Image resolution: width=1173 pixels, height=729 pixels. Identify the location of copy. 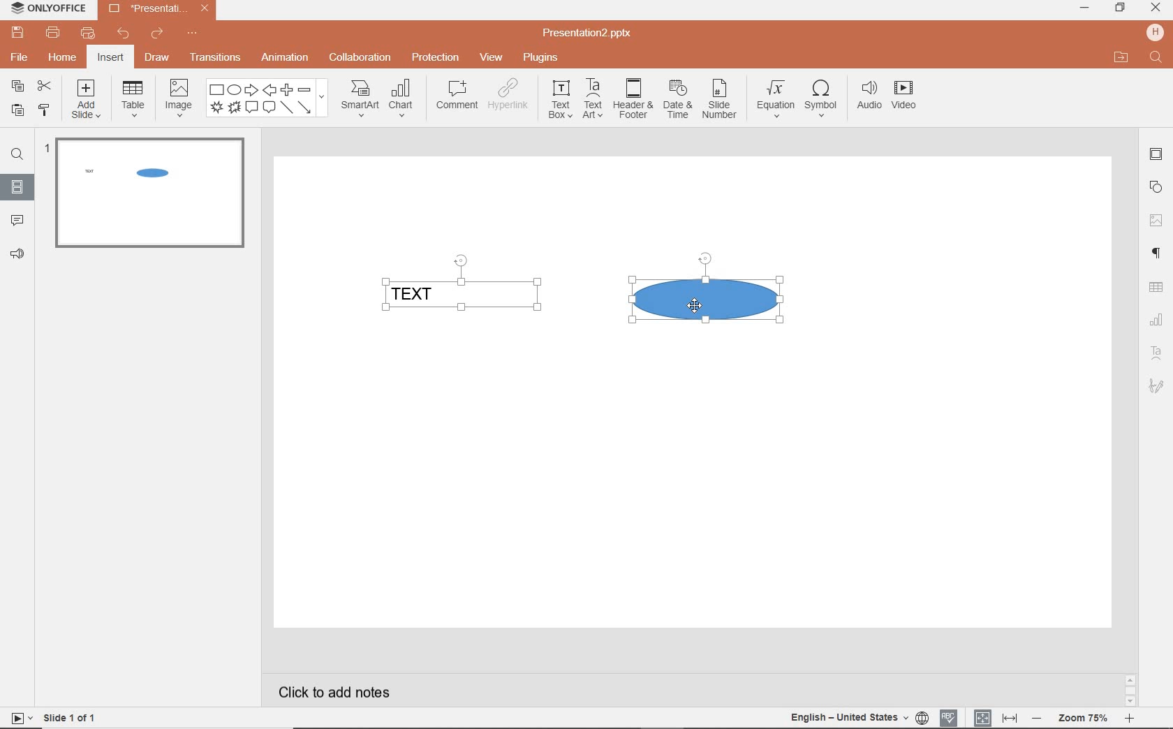
(17, 86).